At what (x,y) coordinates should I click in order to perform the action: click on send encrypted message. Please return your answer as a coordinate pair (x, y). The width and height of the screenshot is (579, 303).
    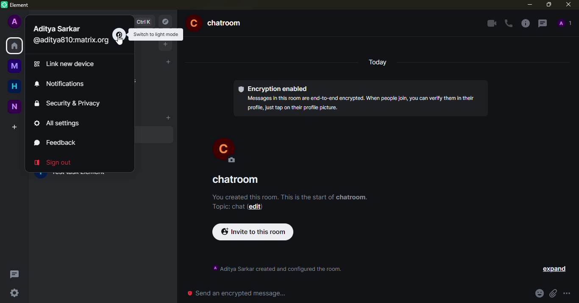
    Looking at the image, I should click on (236, 293).